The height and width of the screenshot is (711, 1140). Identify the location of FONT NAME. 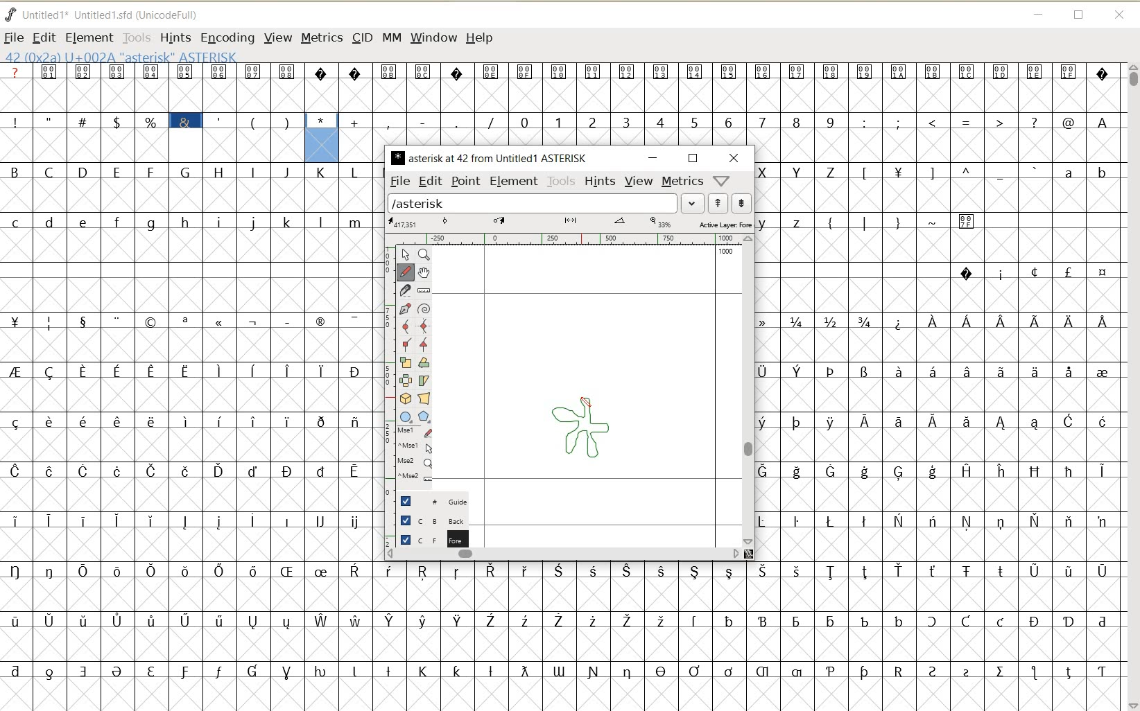
(107, 15).